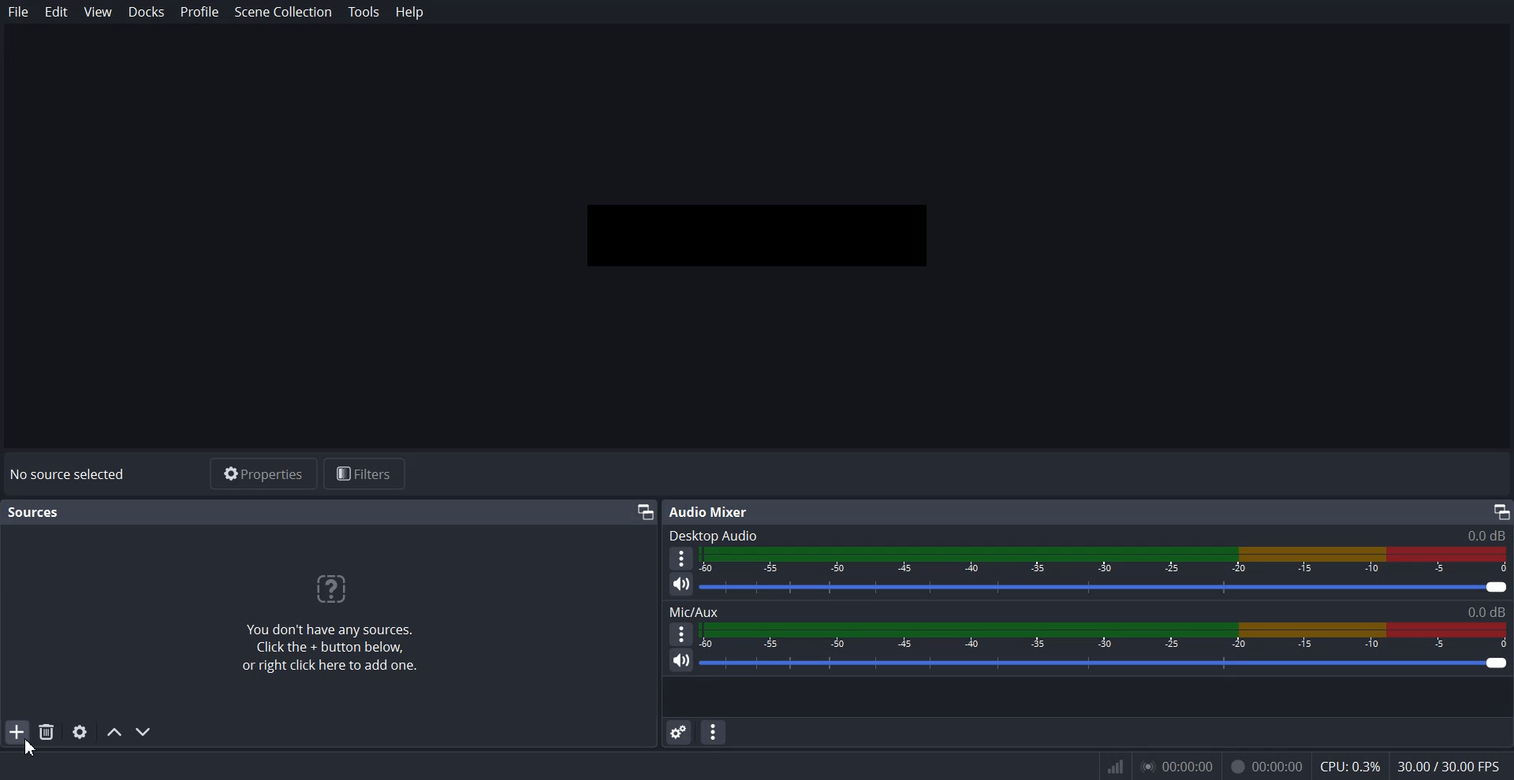 This screenshot has width=1514, height=780. What do you see at coordinates (17, 731) in the screenshot?
I see `Add Source` at bounding box center [17, 731].